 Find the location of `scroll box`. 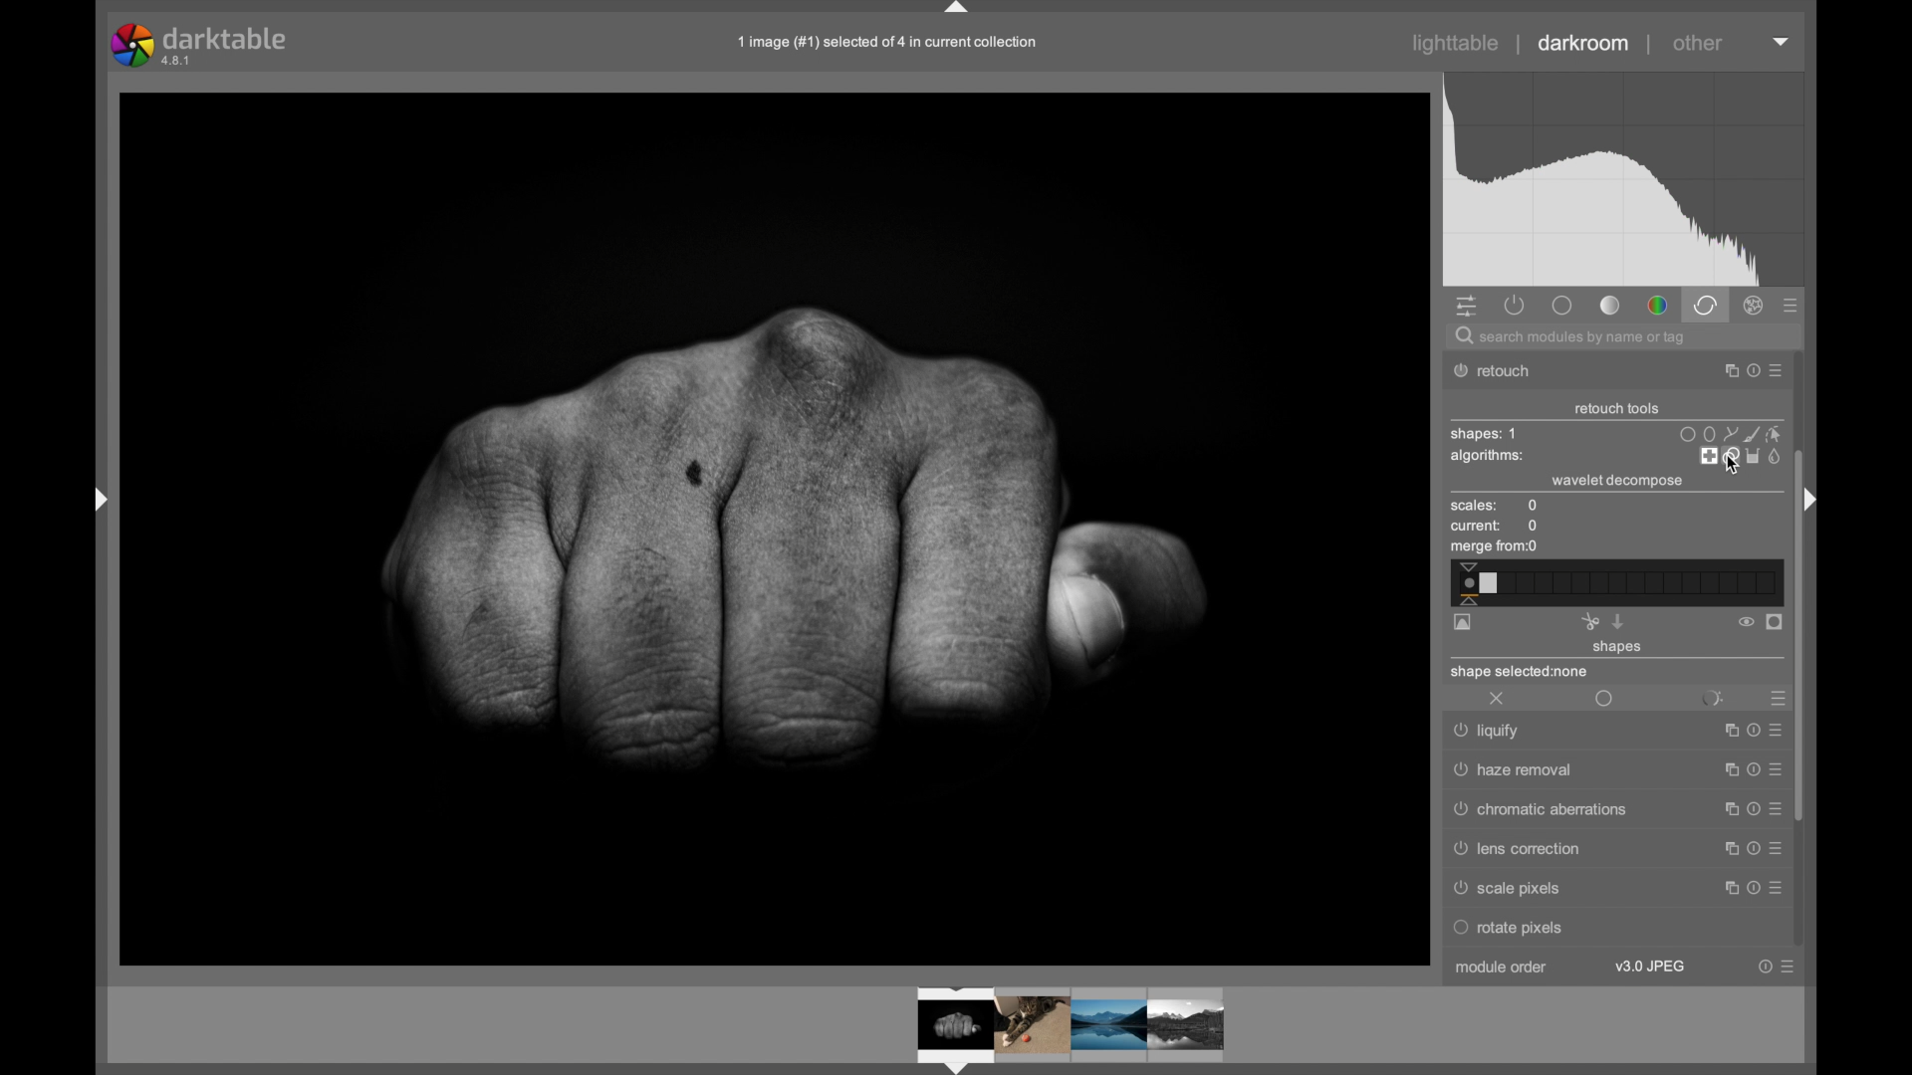

scroll box is located at coordinates (1800, 634).